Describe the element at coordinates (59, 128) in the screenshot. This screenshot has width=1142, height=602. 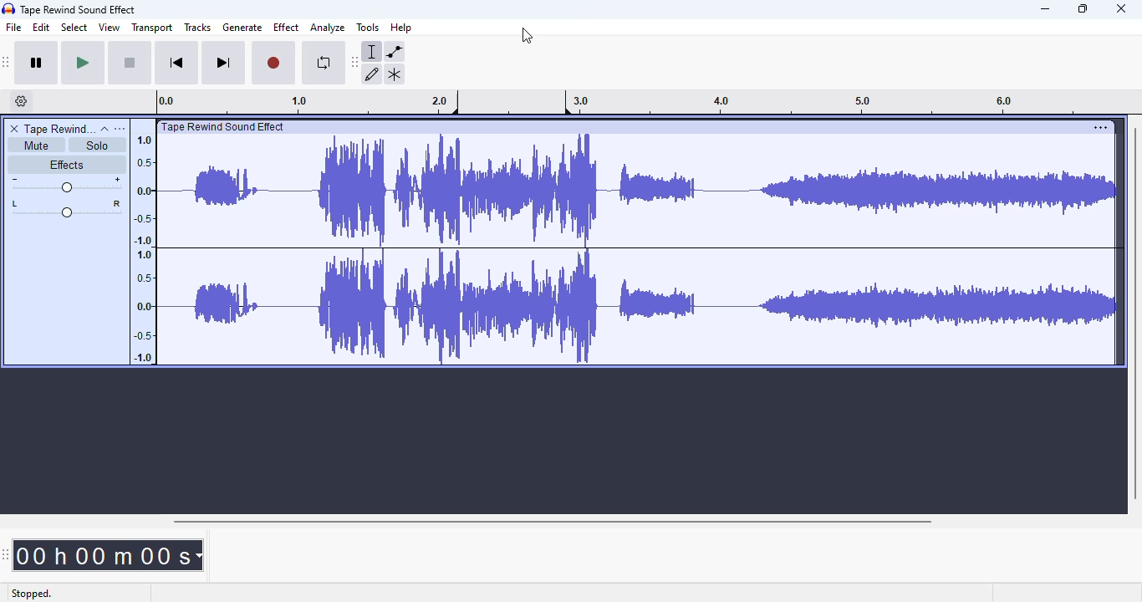
I see `tape rewind sound effect` at that location.